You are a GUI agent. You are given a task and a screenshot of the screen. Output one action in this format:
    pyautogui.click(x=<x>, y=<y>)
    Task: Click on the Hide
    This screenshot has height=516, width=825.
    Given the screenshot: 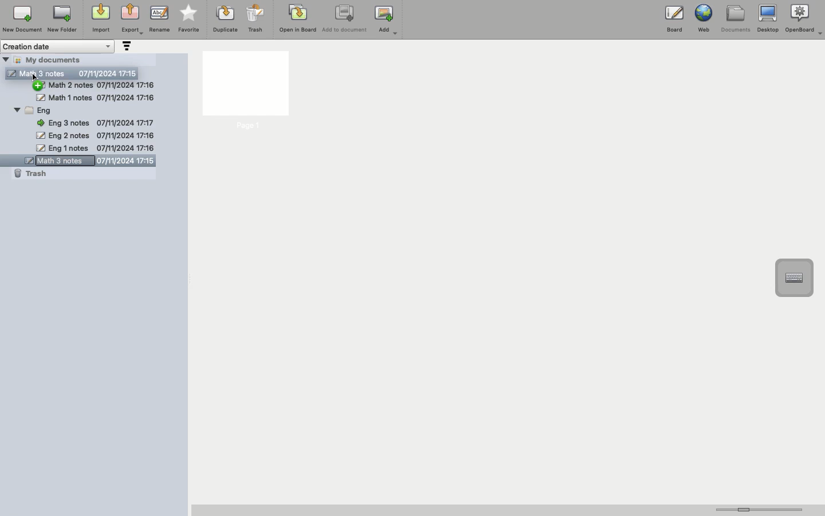 What is the action you would take?
    pyautogui.click(x=6, y=59)
    